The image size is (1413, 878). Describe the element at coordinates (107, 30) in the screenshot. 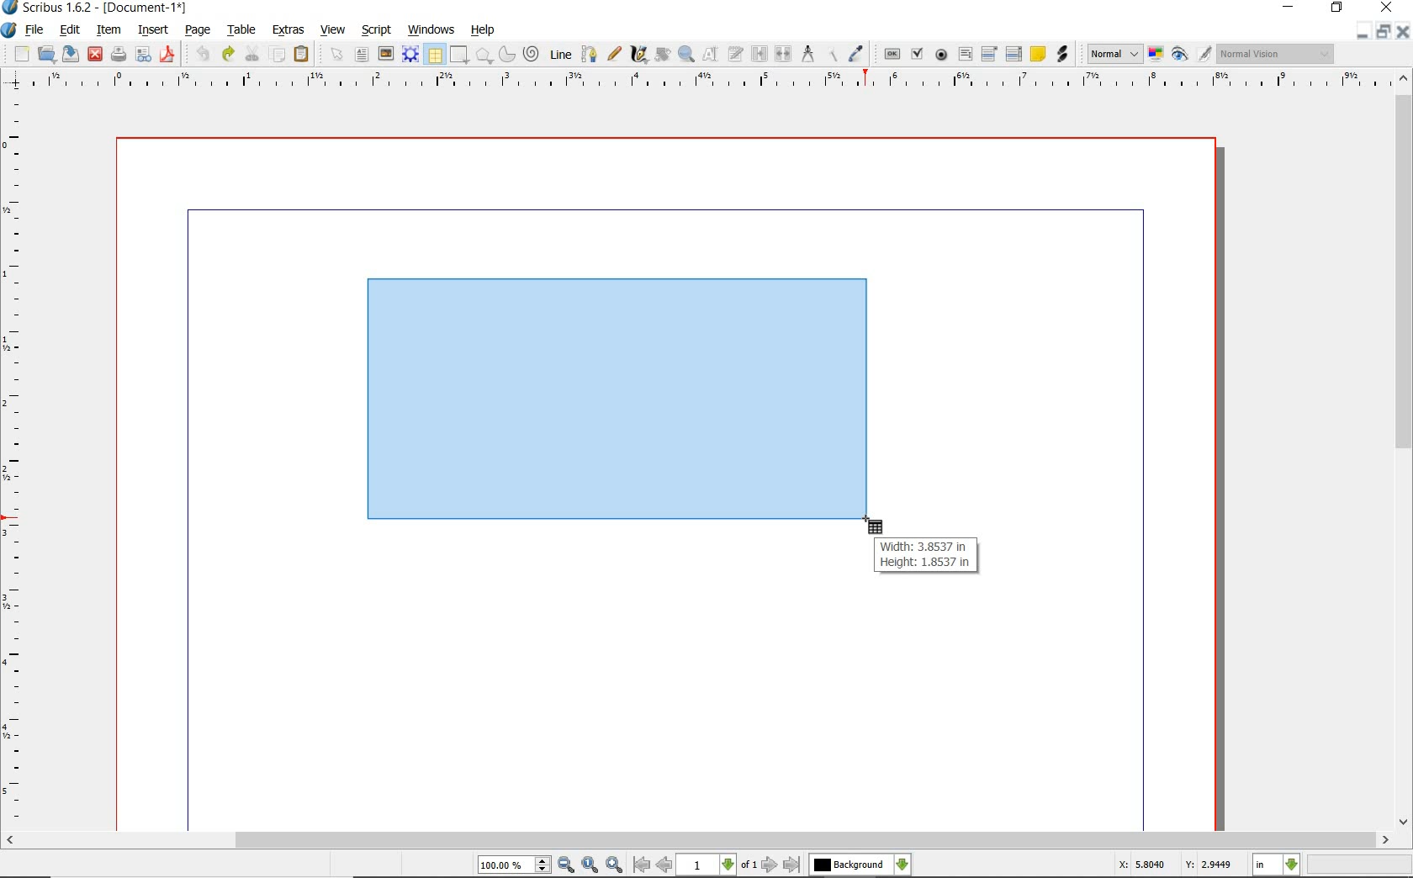

I see `item` at that location.